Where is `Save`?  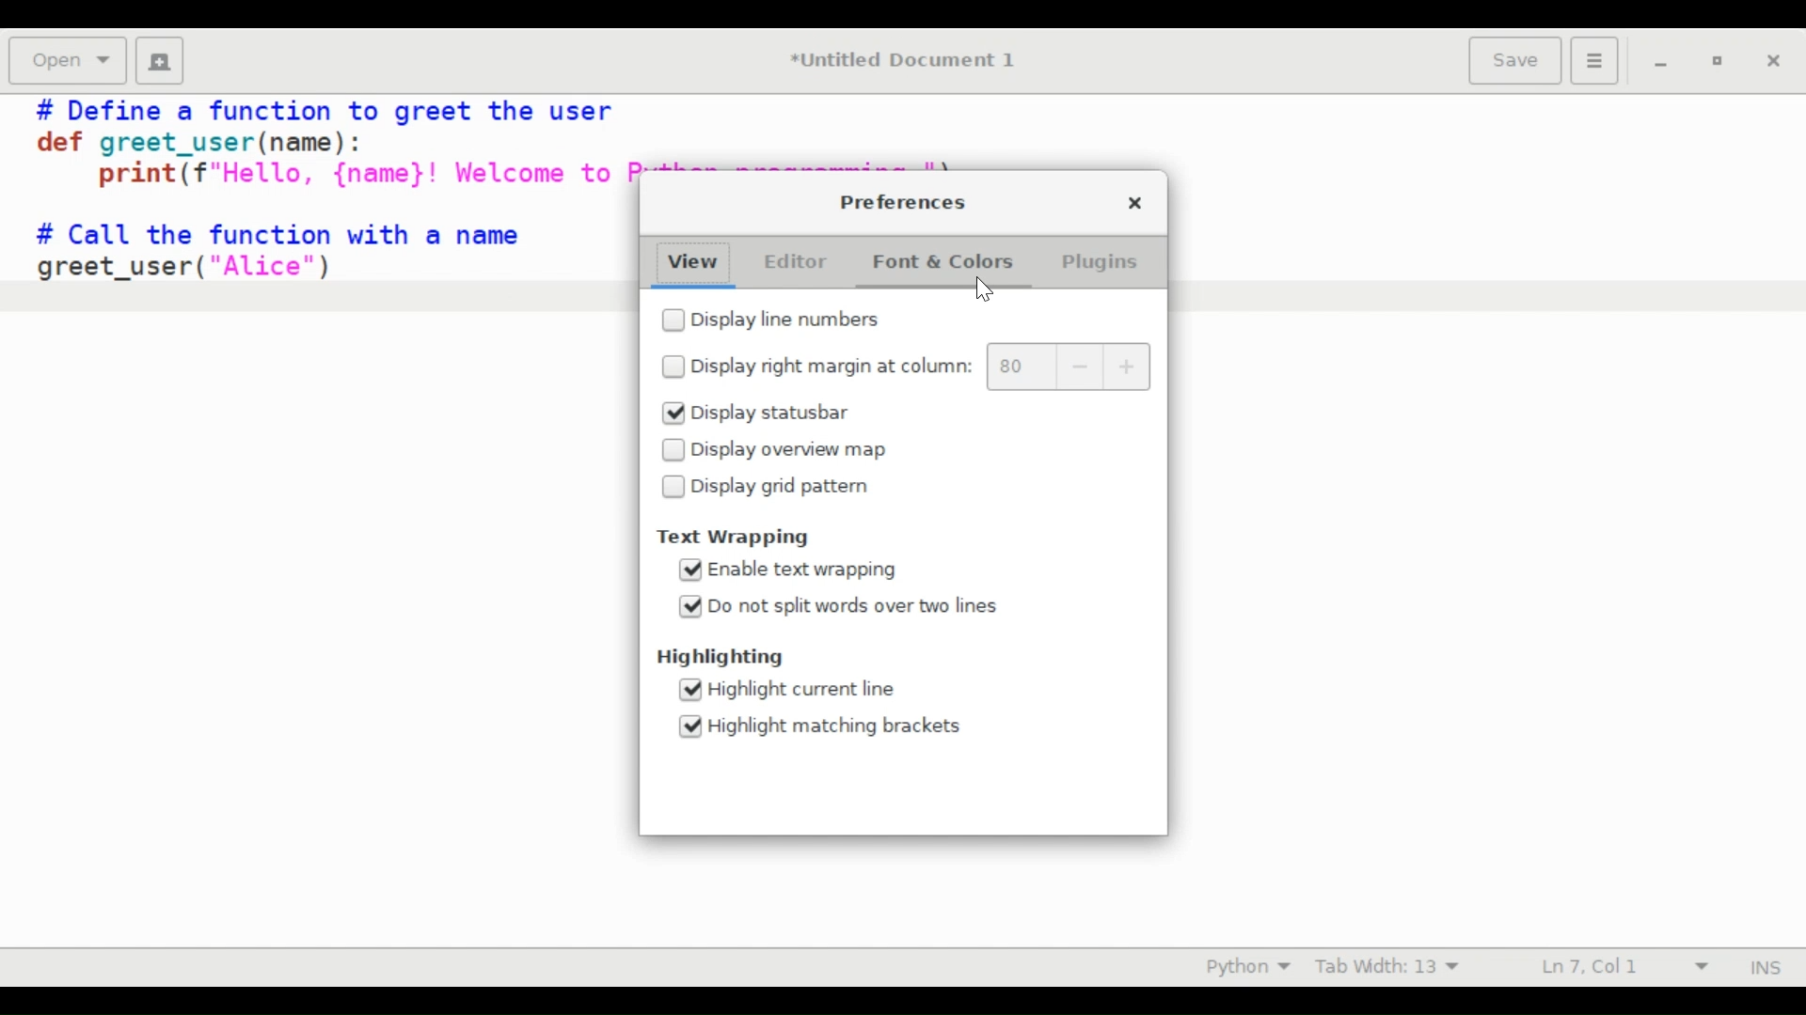 Save is located at coordinates (1517, 59).